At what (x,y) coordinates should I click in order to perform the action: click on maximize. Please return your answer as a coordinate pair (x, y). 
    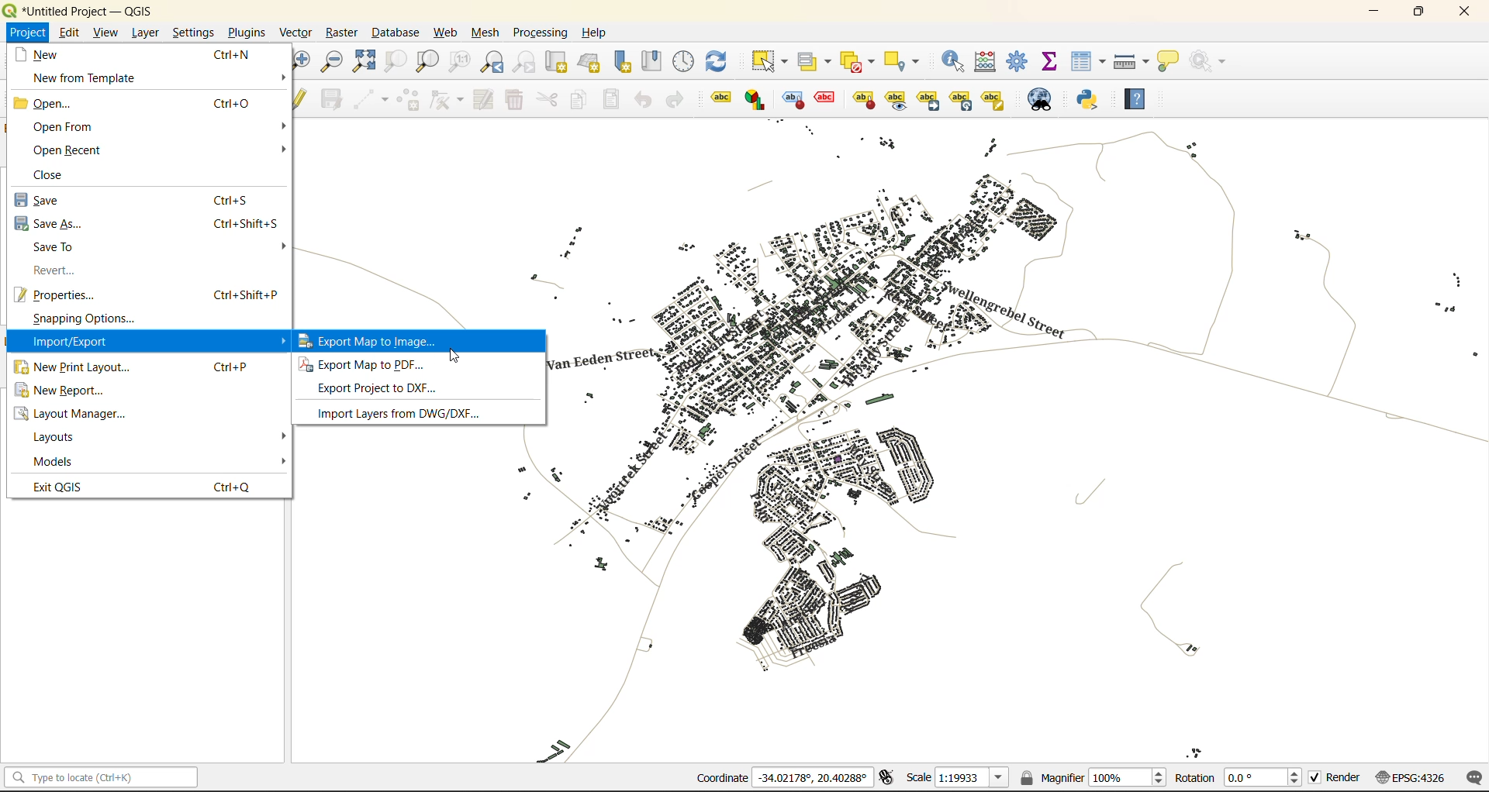
    Looking at the image, I should click on (1419, 12).